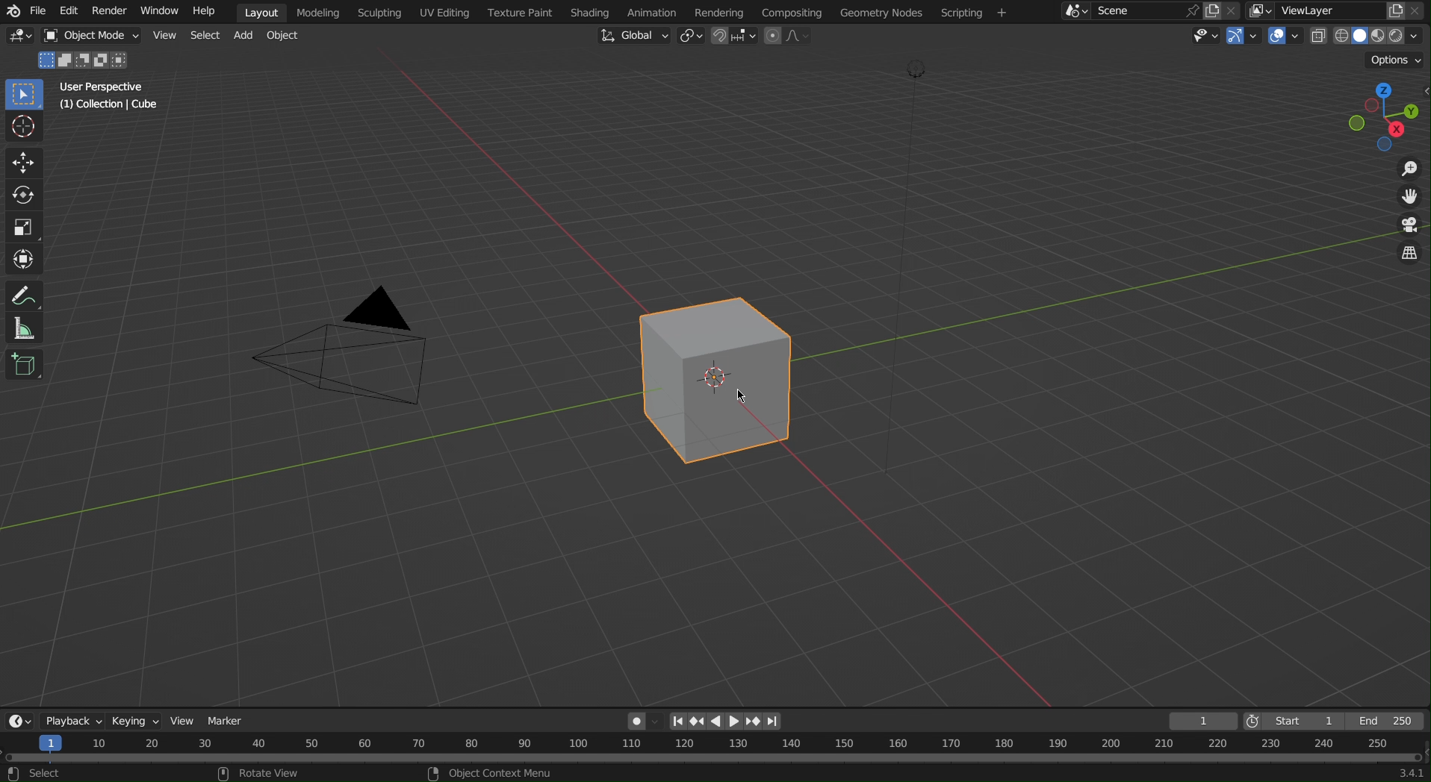  What do you see at coordinates (24, 95) in the screenshot?
I see `Select Box` at bounding box center [24, 95].